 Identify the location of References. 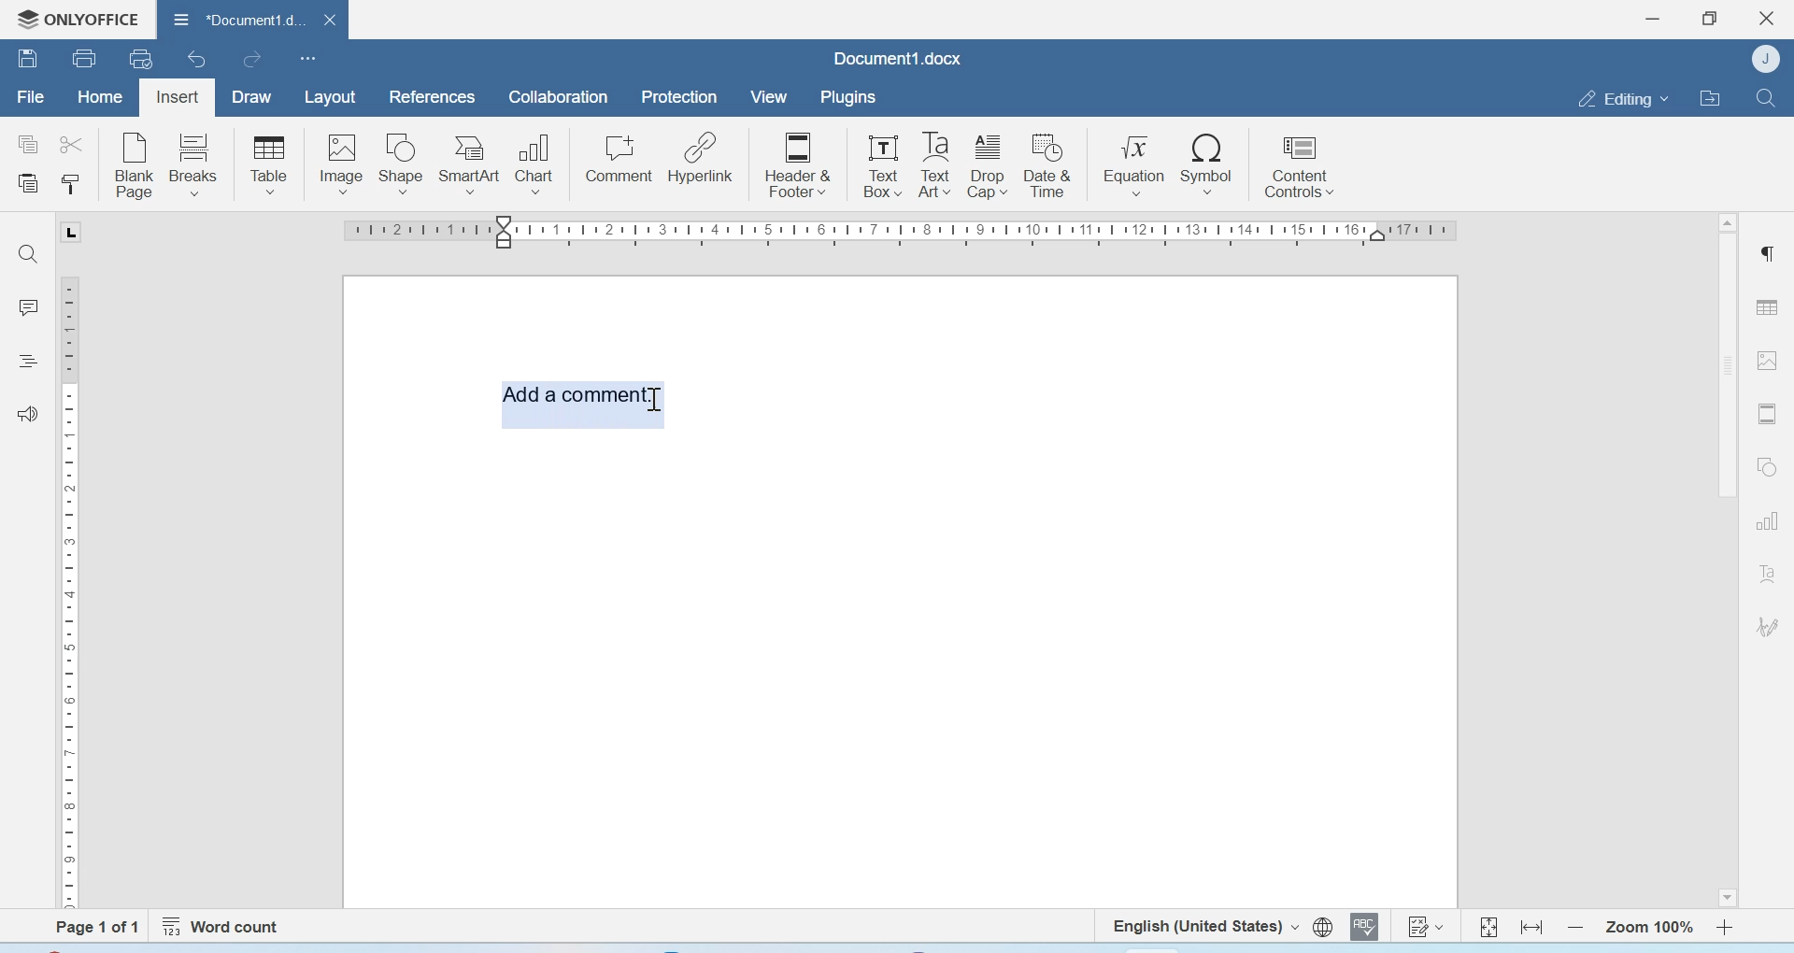
(434, 96).